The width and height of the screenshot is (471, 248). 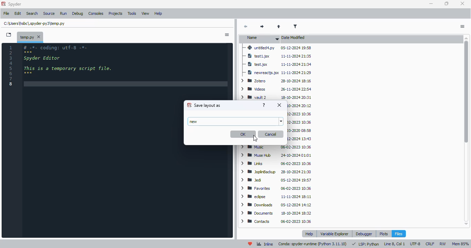 What do you see at coordinates (277, 205) in the screenshot?
I see `downloads` at bounding box center [277, 205].